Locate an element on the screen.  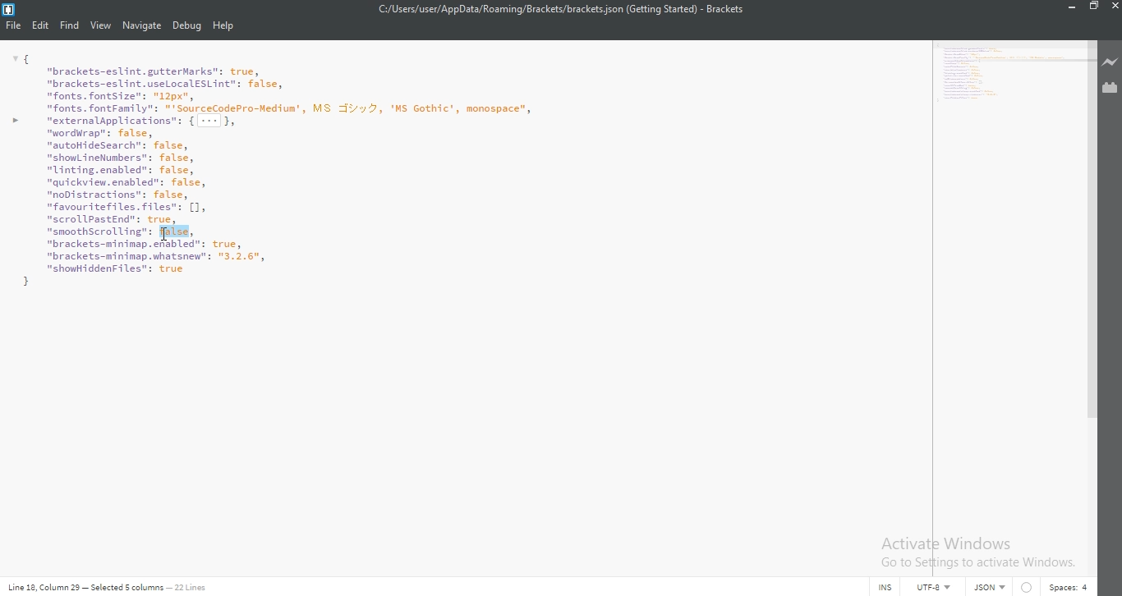
Close is located at coordinates (1115, 7).